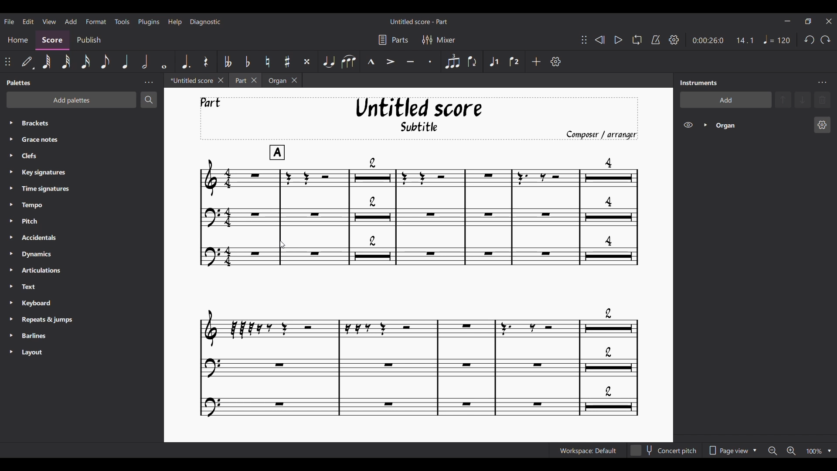  Describe the element at coordinates (809, 40) in the screenshot. I see `Undo` at that location.